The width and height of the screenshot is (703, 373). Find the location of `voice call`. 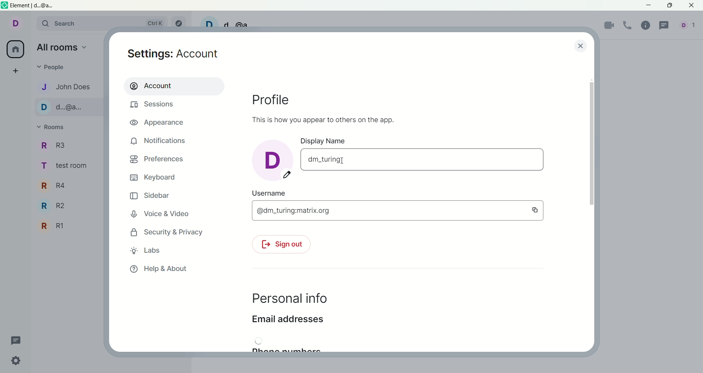

voice call is located at coordinates (629, 26).